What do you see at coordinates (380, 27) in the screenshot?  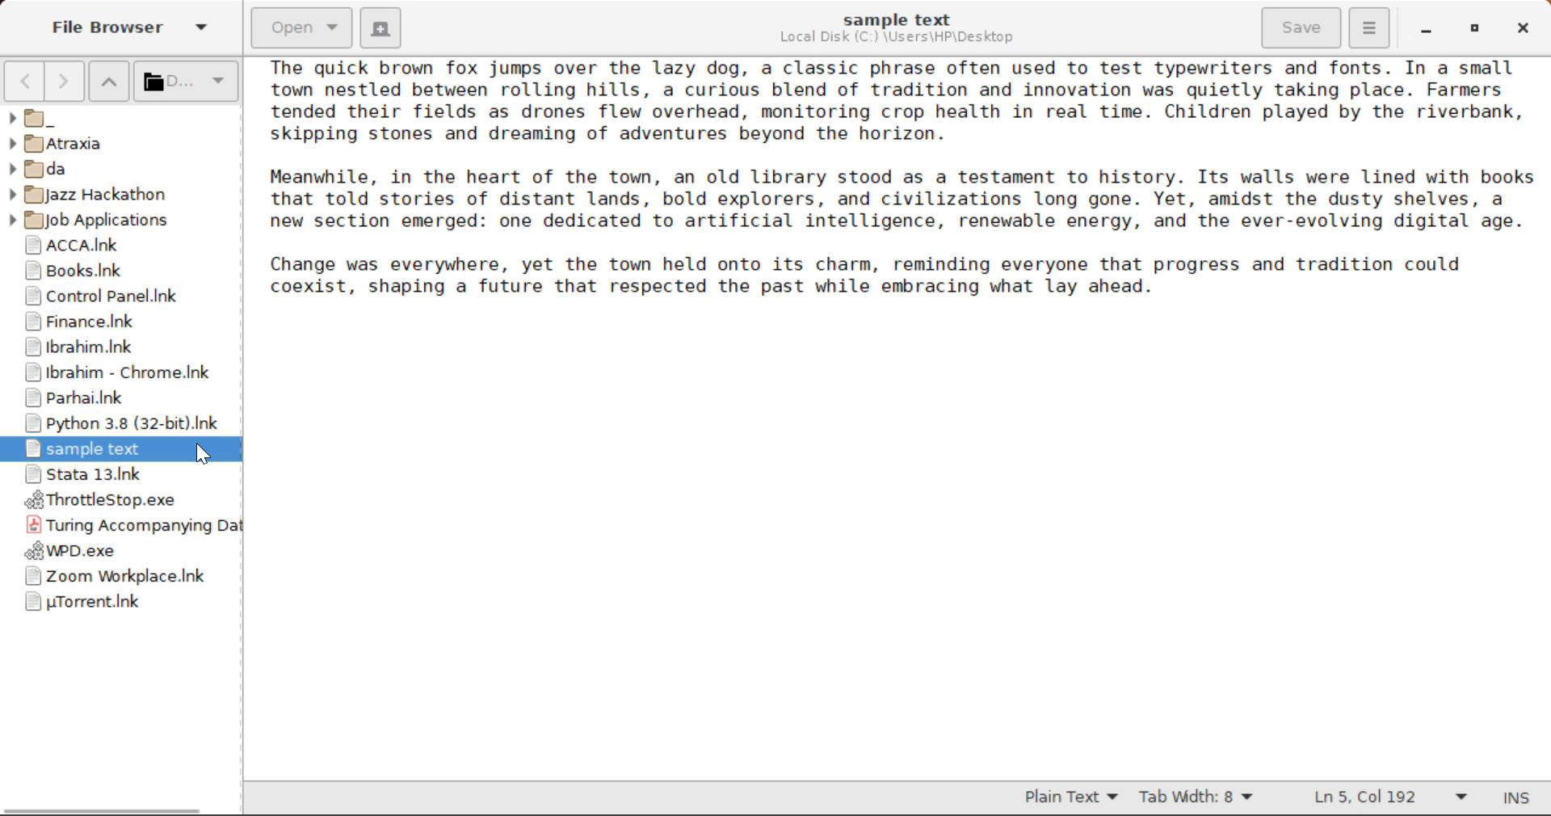 I see `Create New Document` at bounding box center [380, 27].